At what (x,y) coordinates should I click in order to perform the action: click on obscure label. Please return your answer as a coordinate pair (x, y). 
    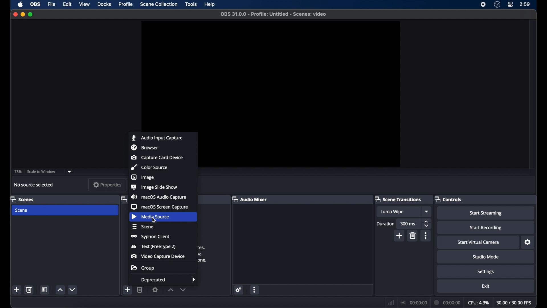
    Looking at the image, I should click on (123, 199).